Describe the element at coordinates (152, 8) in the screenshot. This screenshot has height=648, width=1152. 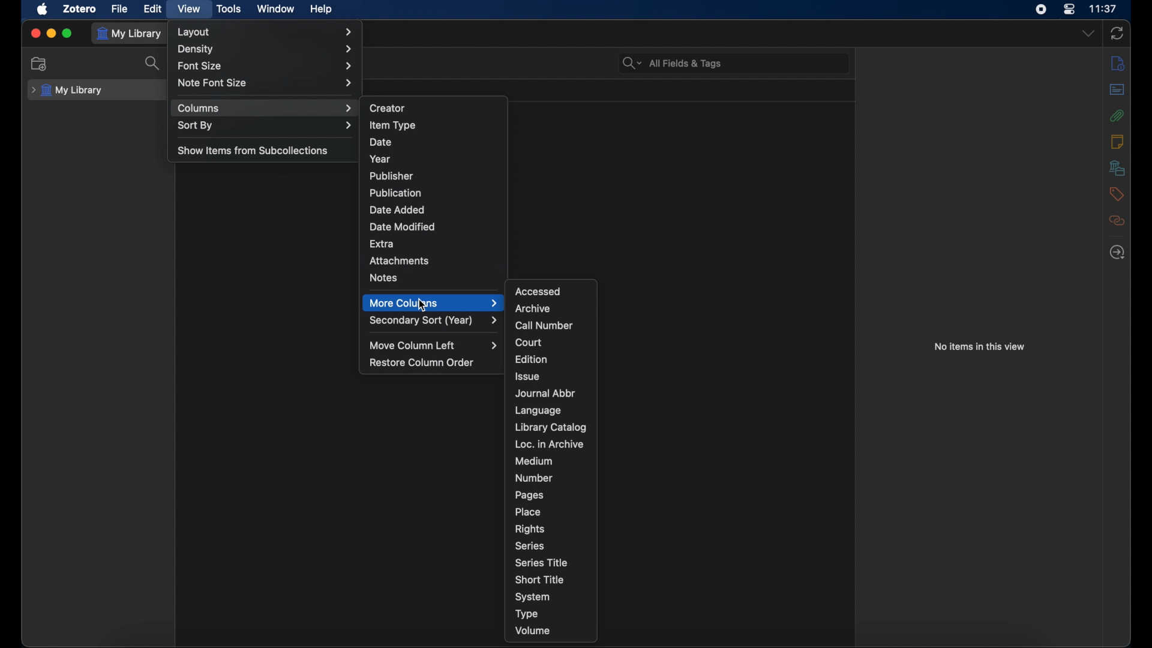
I see `edit` at that location.